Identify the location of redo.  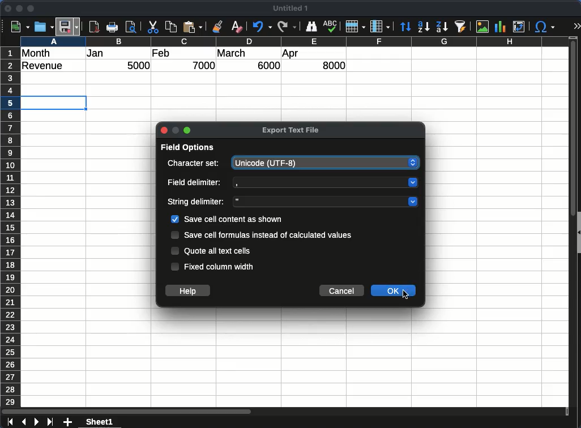
(286, 27).